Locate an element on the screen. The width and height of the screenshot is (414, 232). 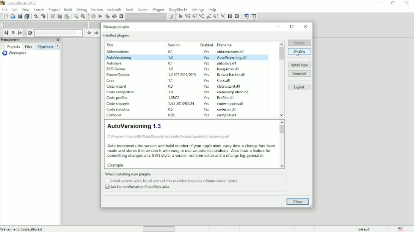
AutoVersioning.dll is located at coordinates (232, 57).